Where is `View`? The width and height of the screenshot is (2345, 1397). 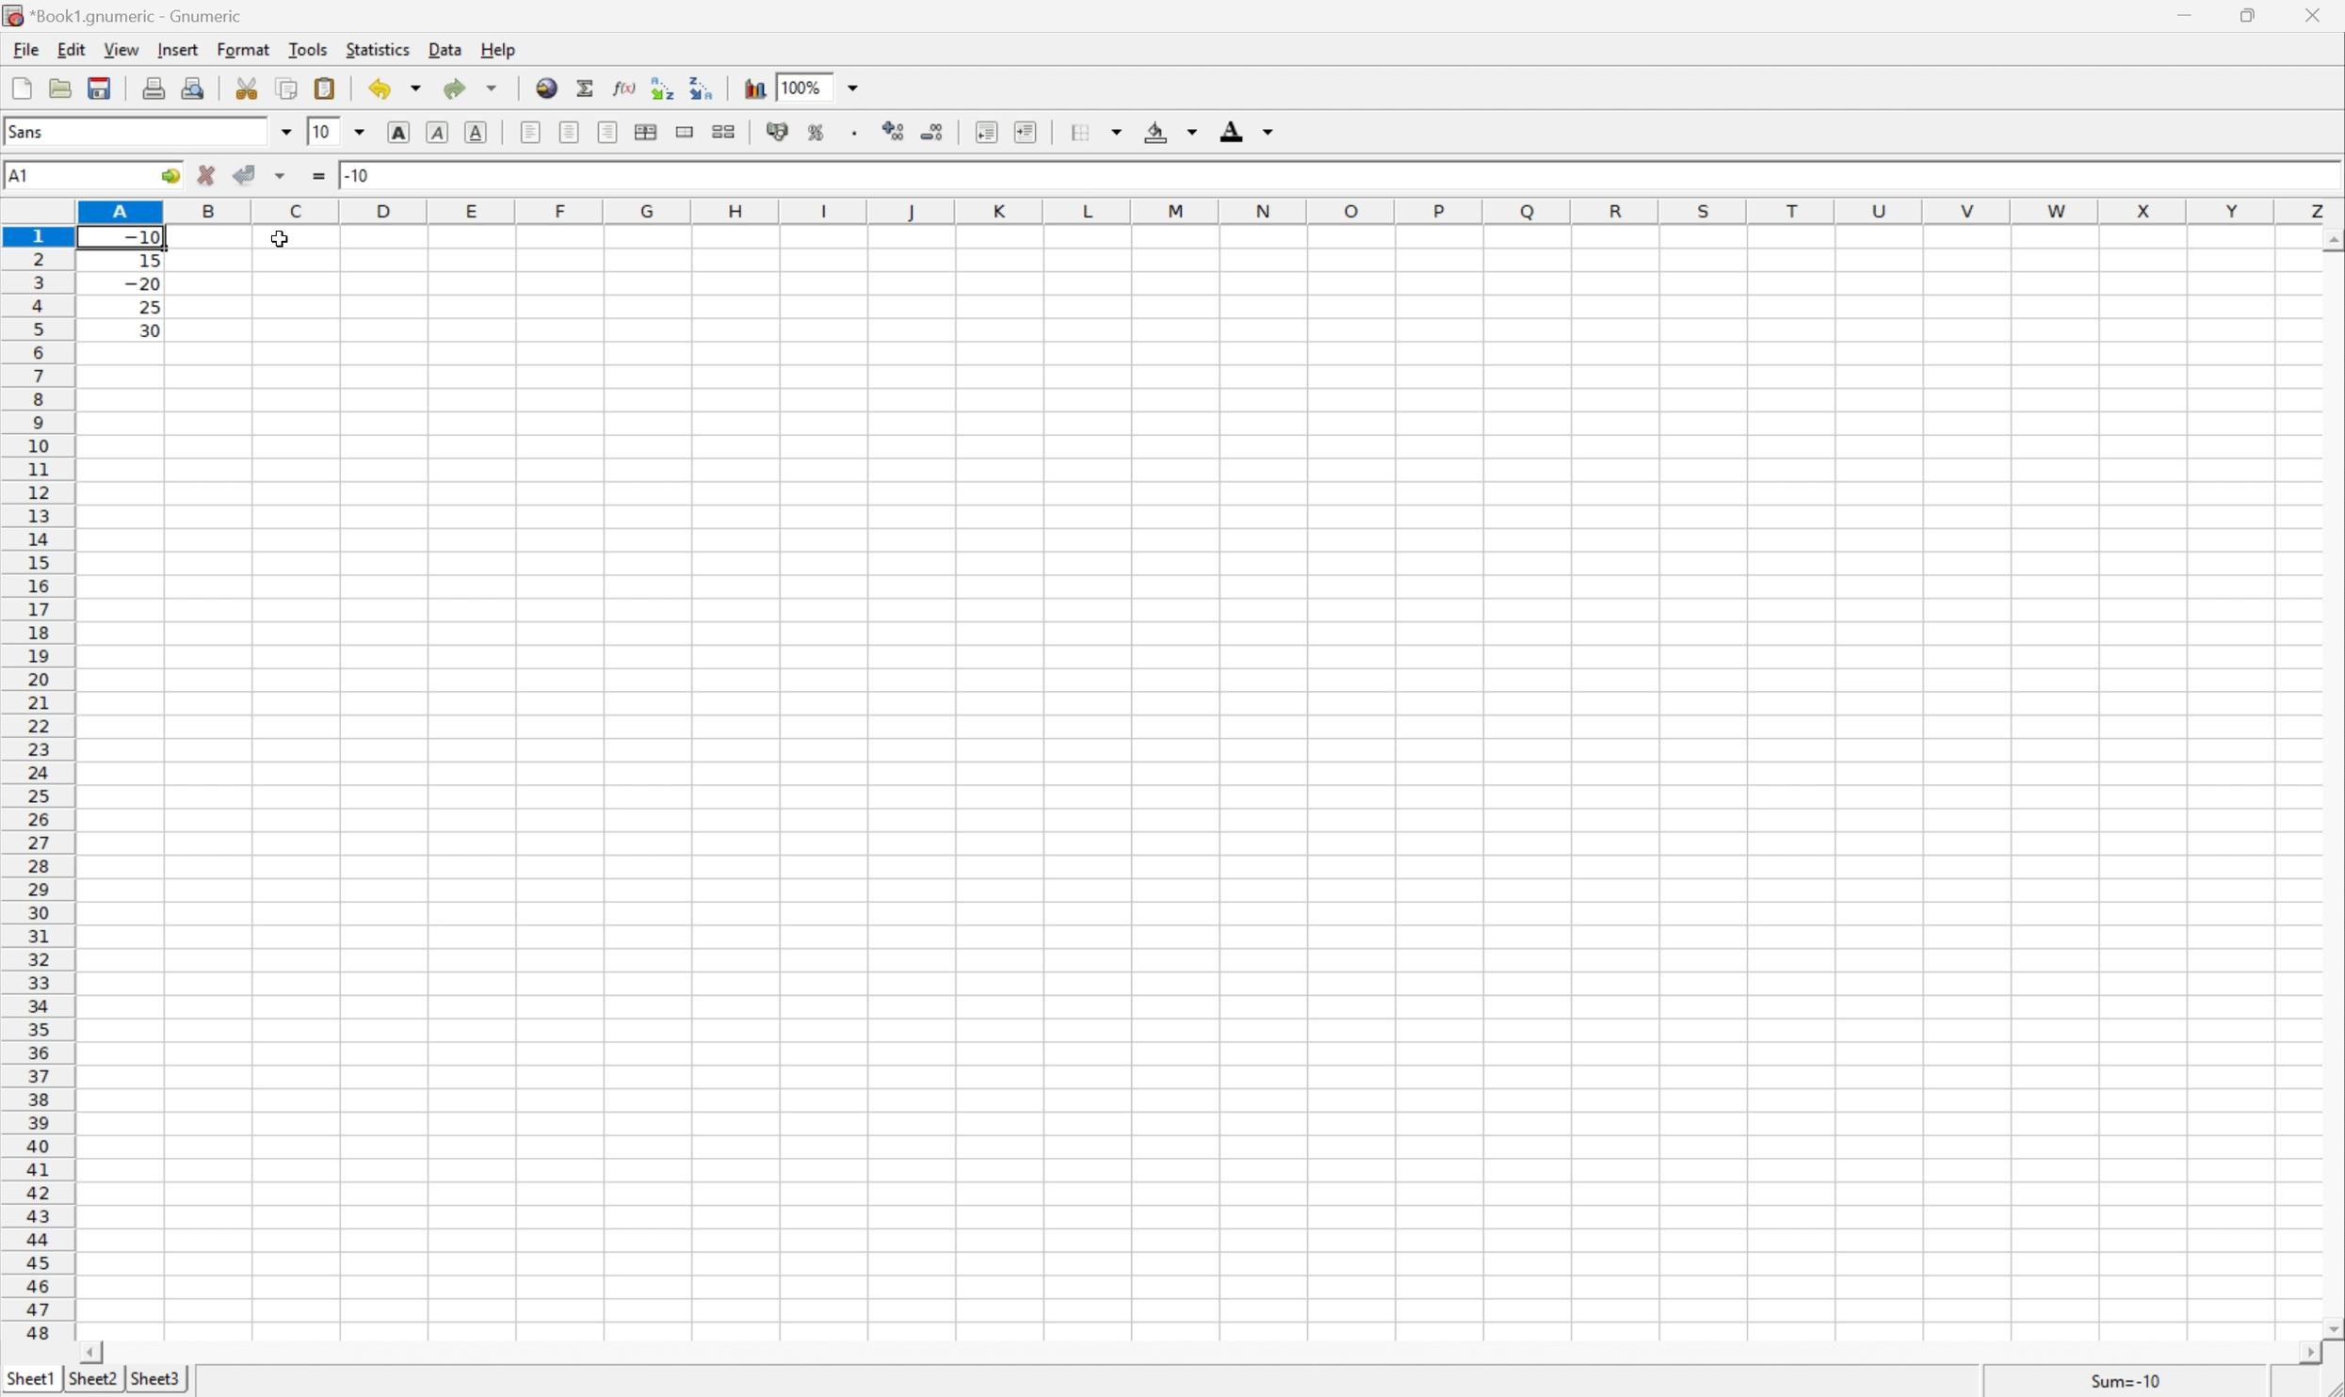
View is located at coordinates (121, 50).